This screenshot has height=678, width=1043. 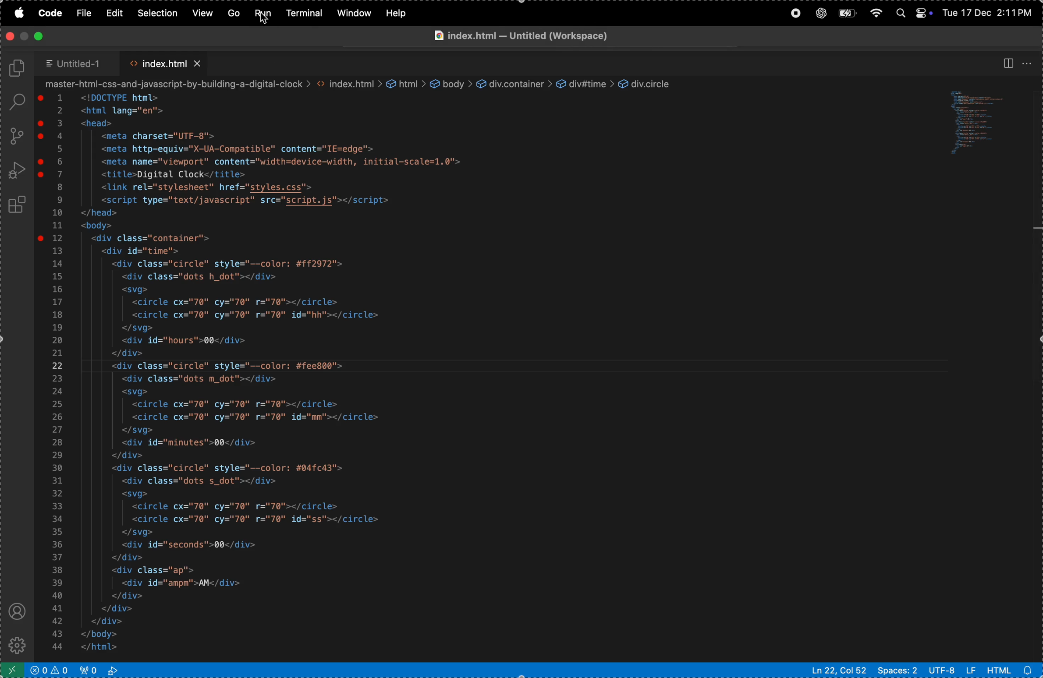 What do you see at coordinates (560, 38) in the screenshot?
I see `index.html. page title` at bounding box center [560, 38].